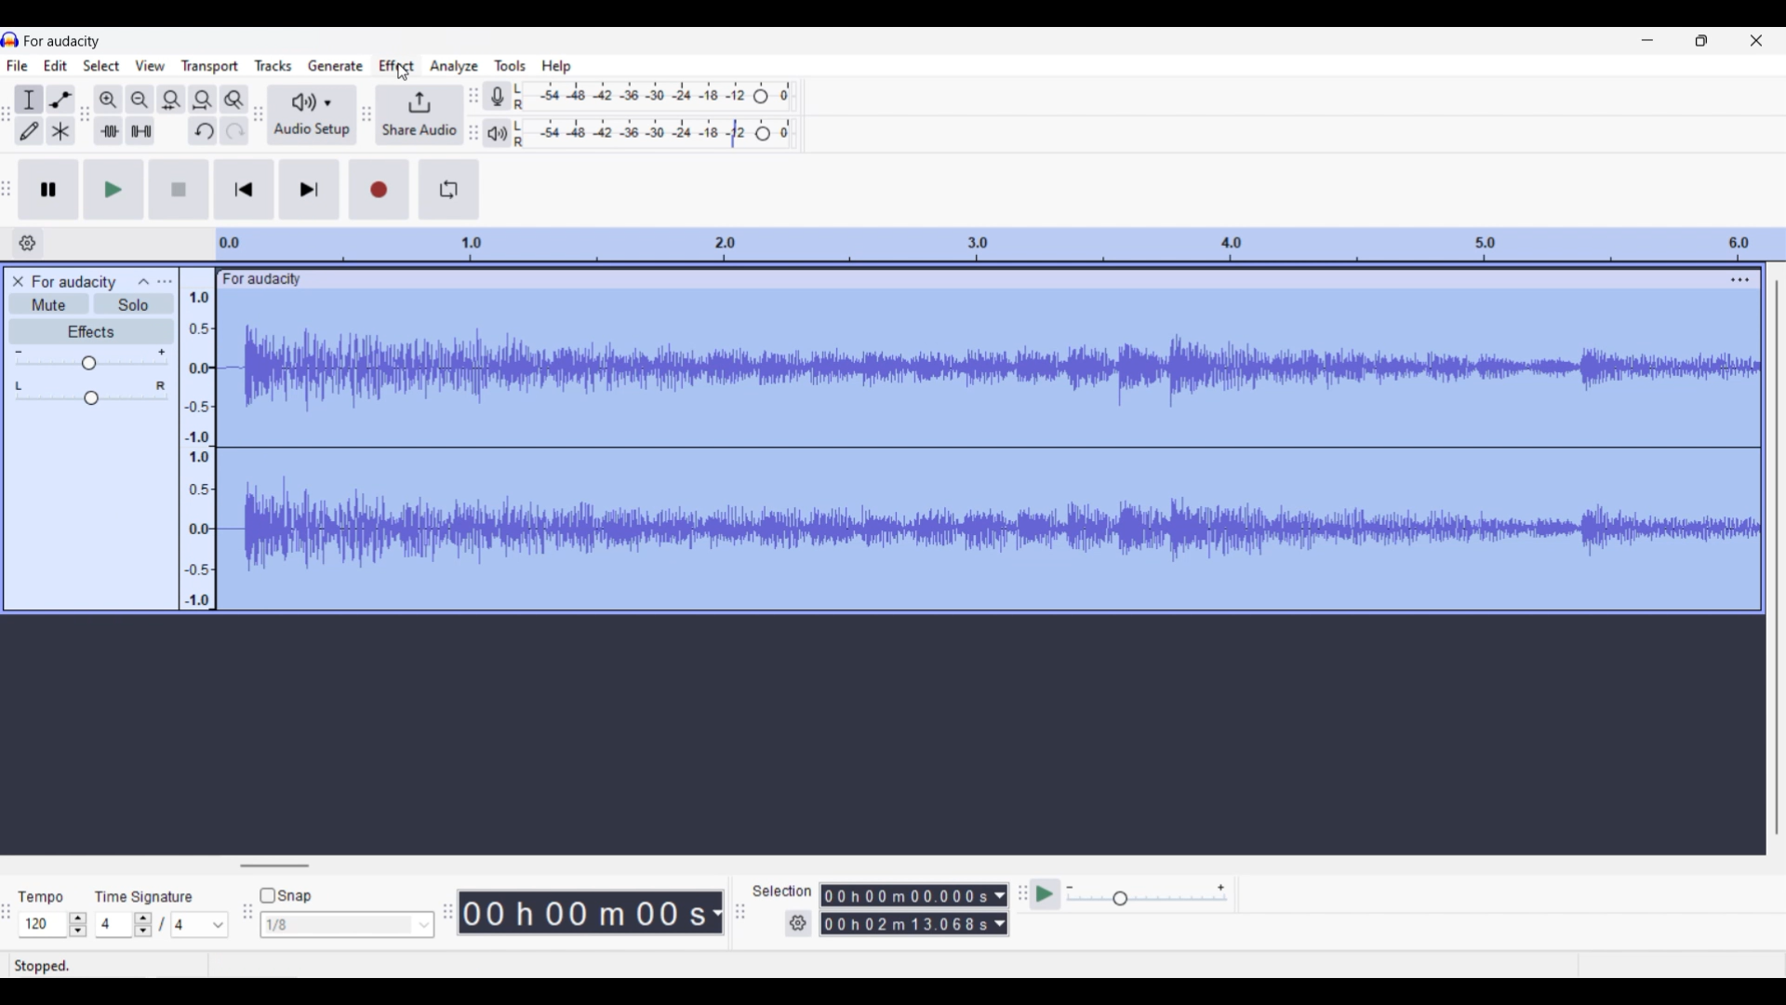  I want to click on Software logo, so click(10, 40).